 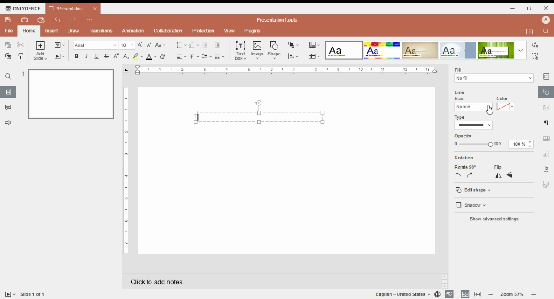 What do you see at coordinates (24, 20) in the screenshot?
I see `print file` at bounding box center [24, 20].